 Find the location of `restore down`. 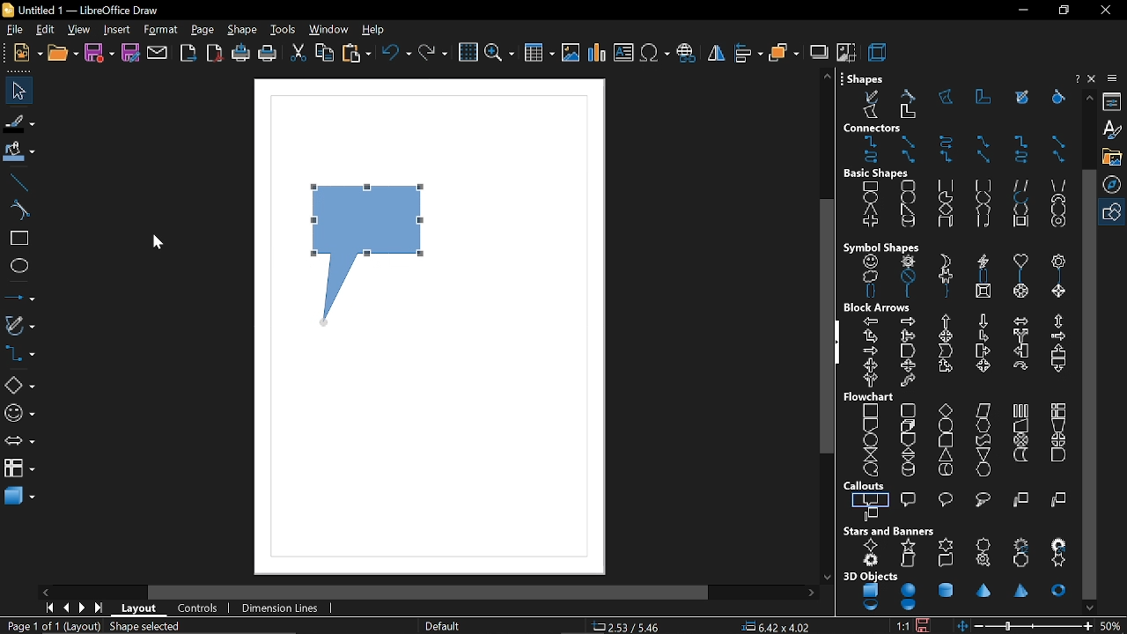

restore down is located at coordinates (1062, 11).